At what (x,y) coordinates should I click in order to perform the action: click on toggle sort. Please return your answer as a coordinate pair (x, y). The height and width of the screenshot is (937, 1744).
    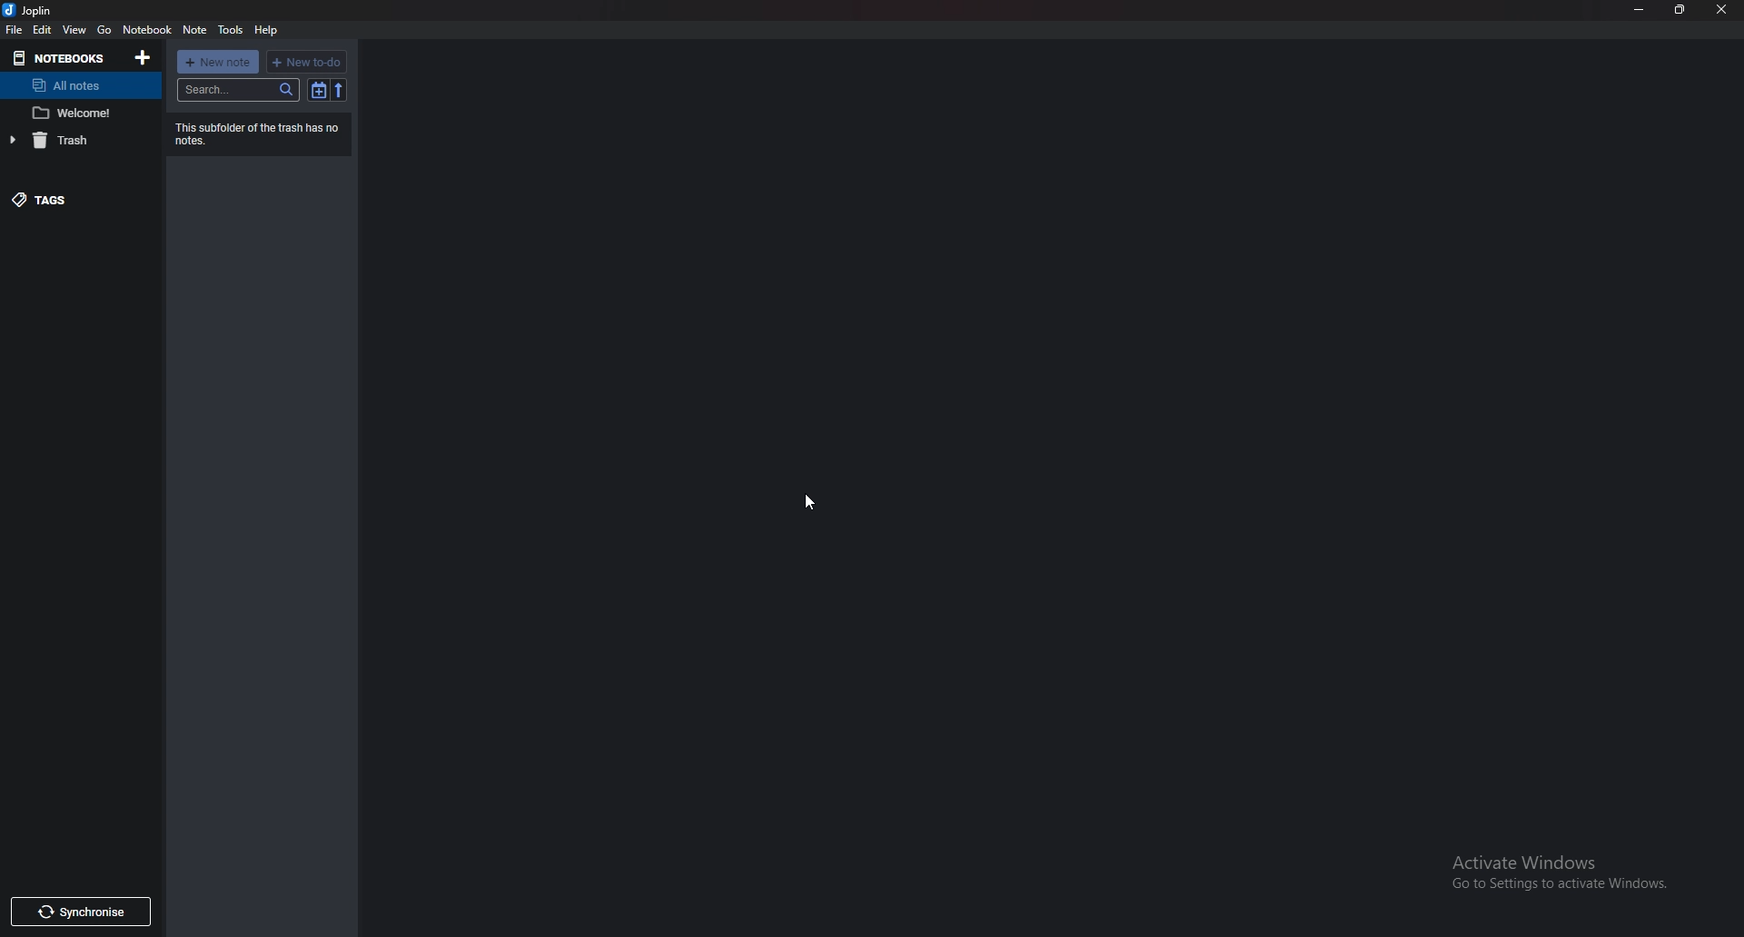
    Looking at the image, I should click on (319, 91).